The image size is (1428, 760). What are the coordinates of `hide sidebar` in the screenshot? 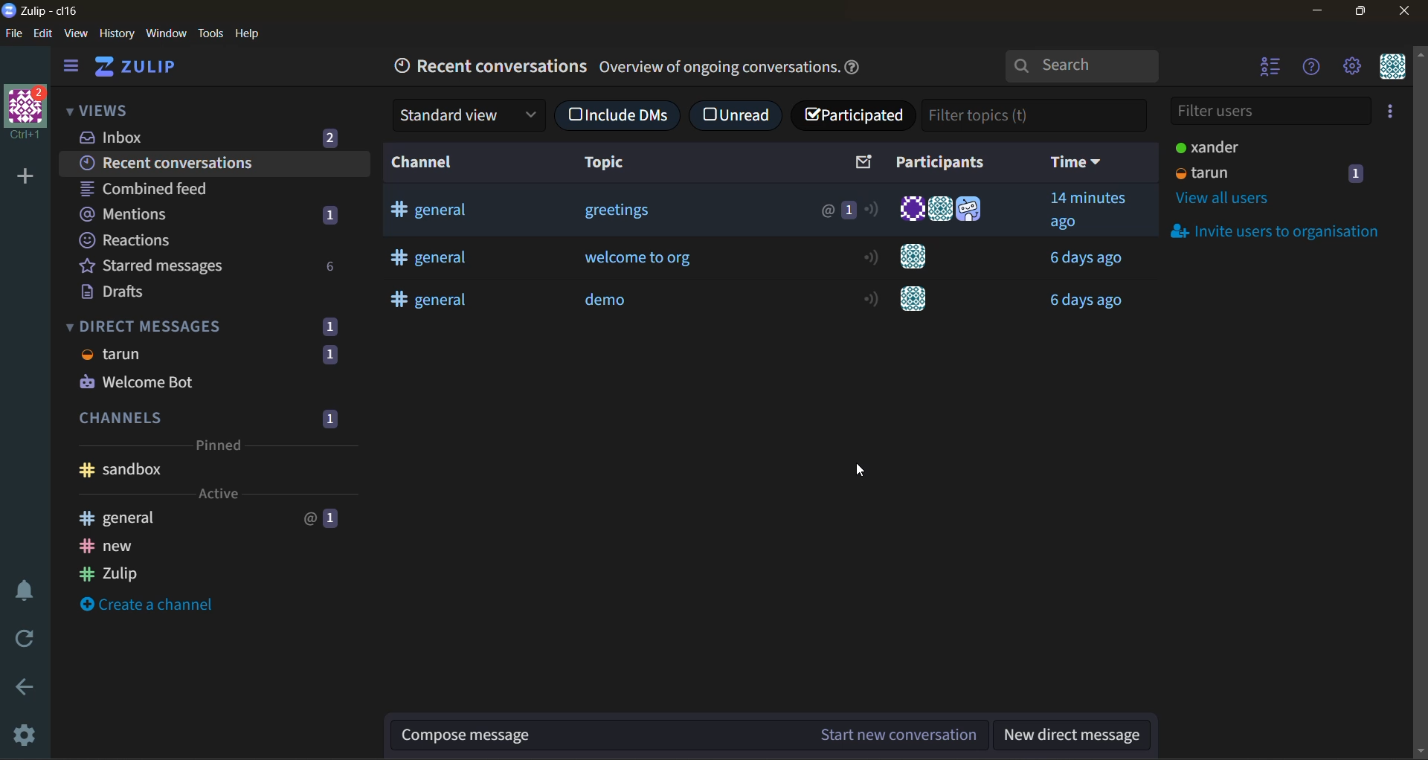 It's located at (74, 67).